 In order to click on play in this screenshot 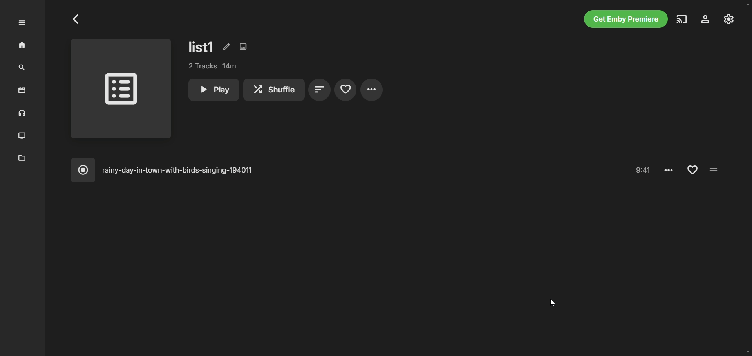, I will do `click(213, 90)`.